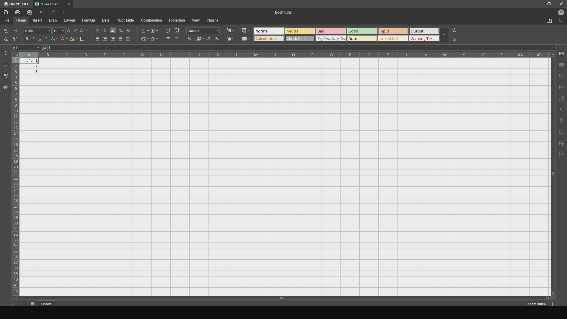 Image resolution: width=567 pixels, height=319 pixels. What do you see at coordinates (27, 47) in the screenshot?
I see `cell` at bounding box center [27, 47].